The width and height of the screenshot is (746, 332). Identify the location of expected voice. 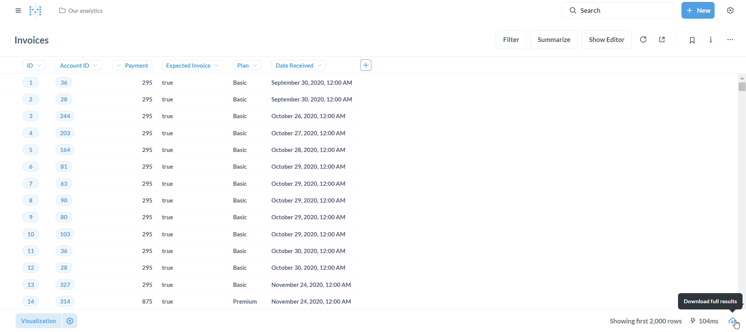
(185, 65).